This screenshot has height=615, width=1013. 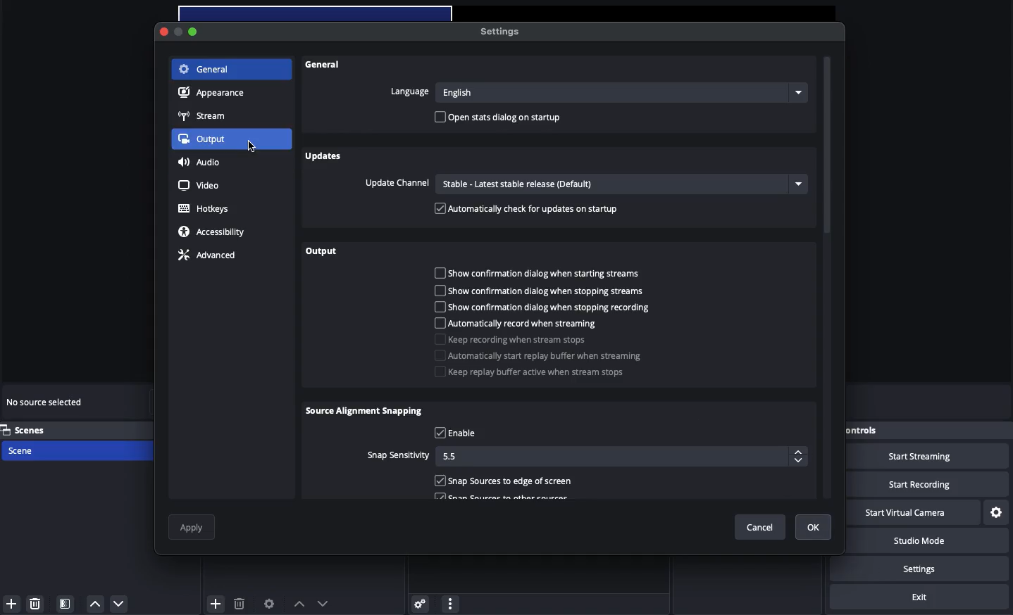 I want to click on Settings, so click(x=924, y=569).